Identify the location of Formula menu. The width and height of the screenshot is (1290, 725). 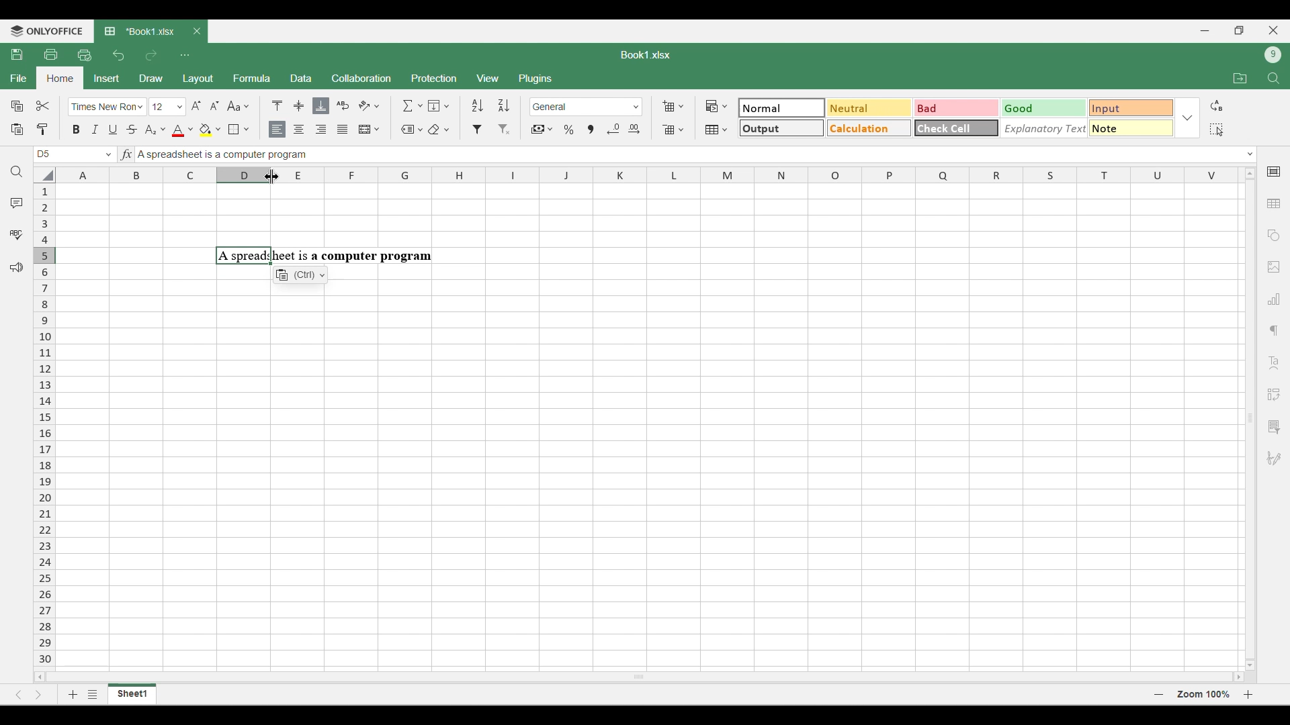
(252, 78).